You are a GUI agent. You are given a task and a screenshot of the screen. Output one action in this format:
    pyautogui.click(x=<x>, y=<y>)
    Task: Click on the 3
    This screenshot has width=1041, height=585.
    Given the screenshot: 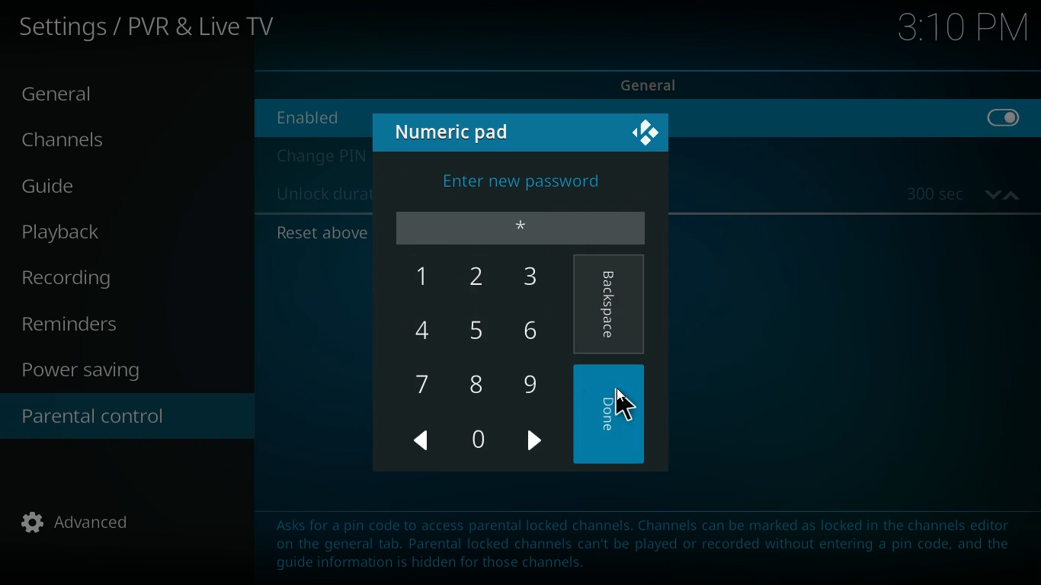 What is the action you would take?
    pyautogui.click(x=533, y=277)
    